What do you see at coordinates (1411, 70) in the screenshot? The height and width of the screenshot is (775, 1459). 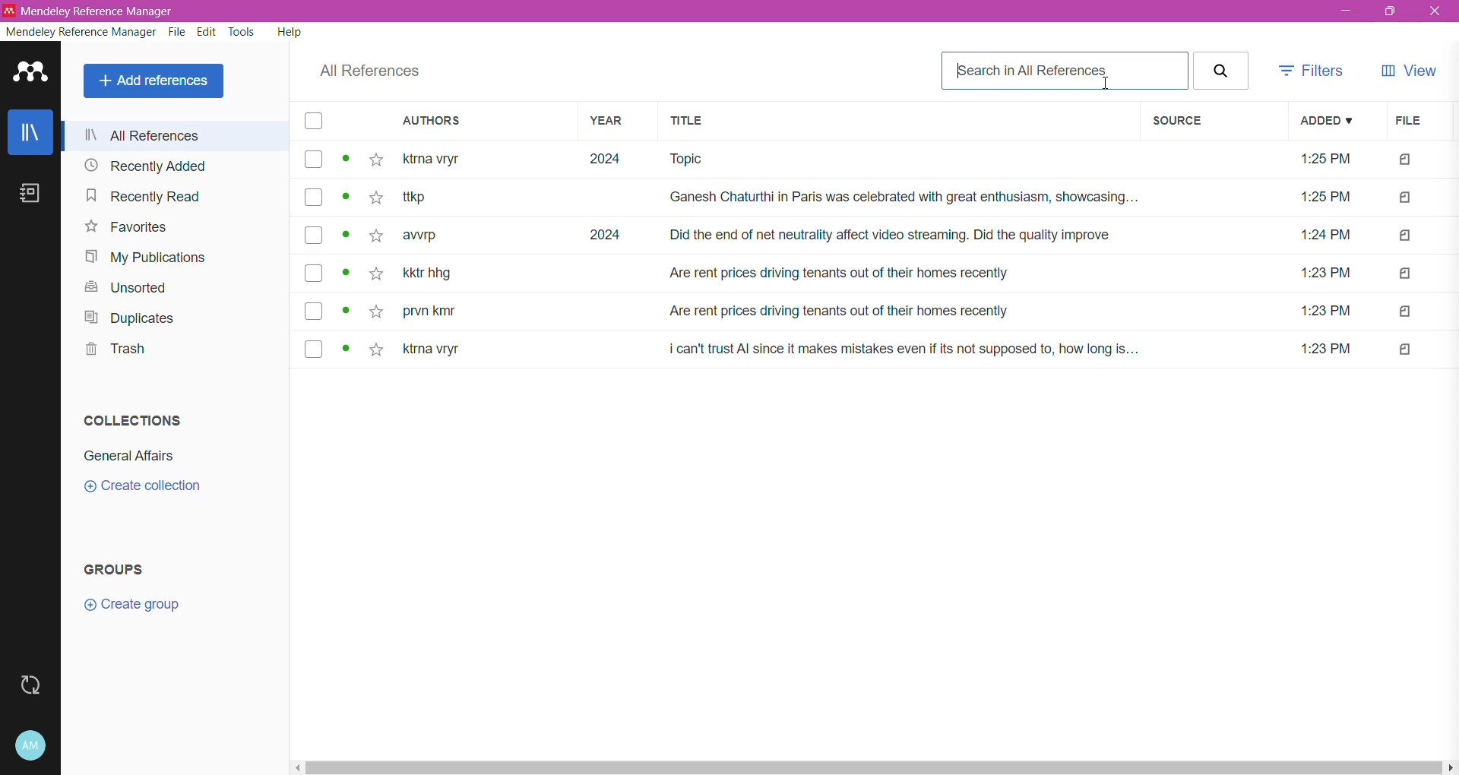 I see `View` at bounding box center [1411, 70].